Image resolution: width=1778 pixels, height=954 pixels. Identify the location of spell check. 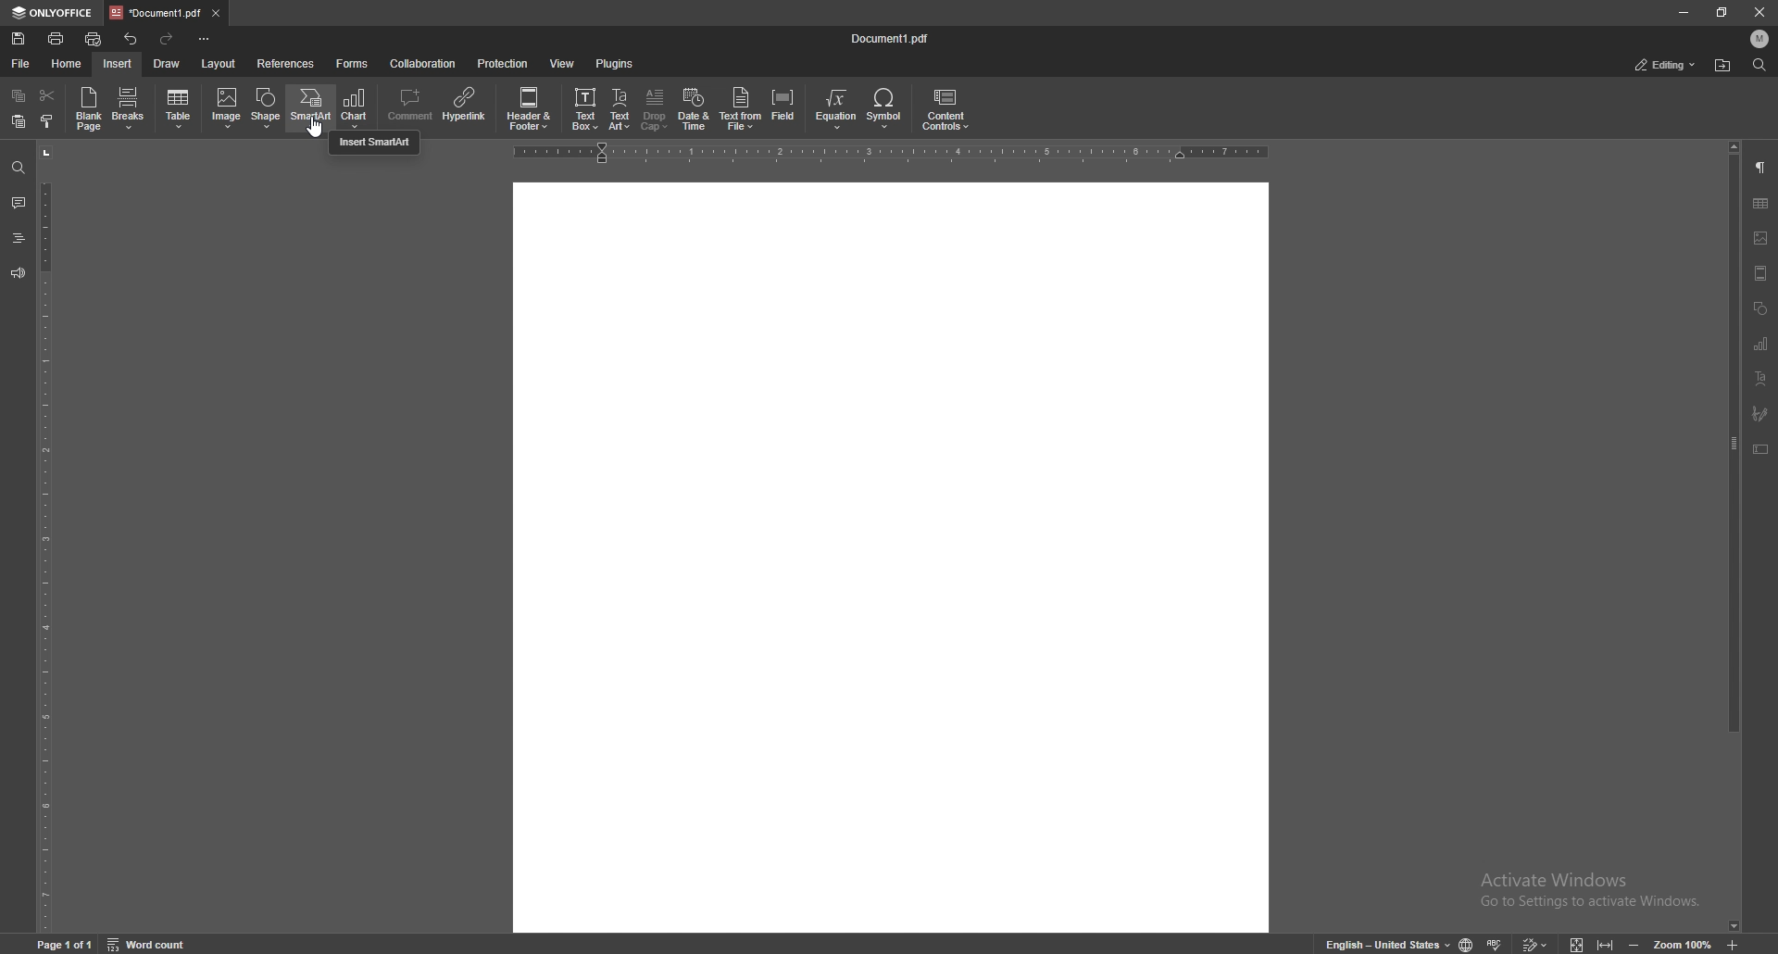
(1496, 944).